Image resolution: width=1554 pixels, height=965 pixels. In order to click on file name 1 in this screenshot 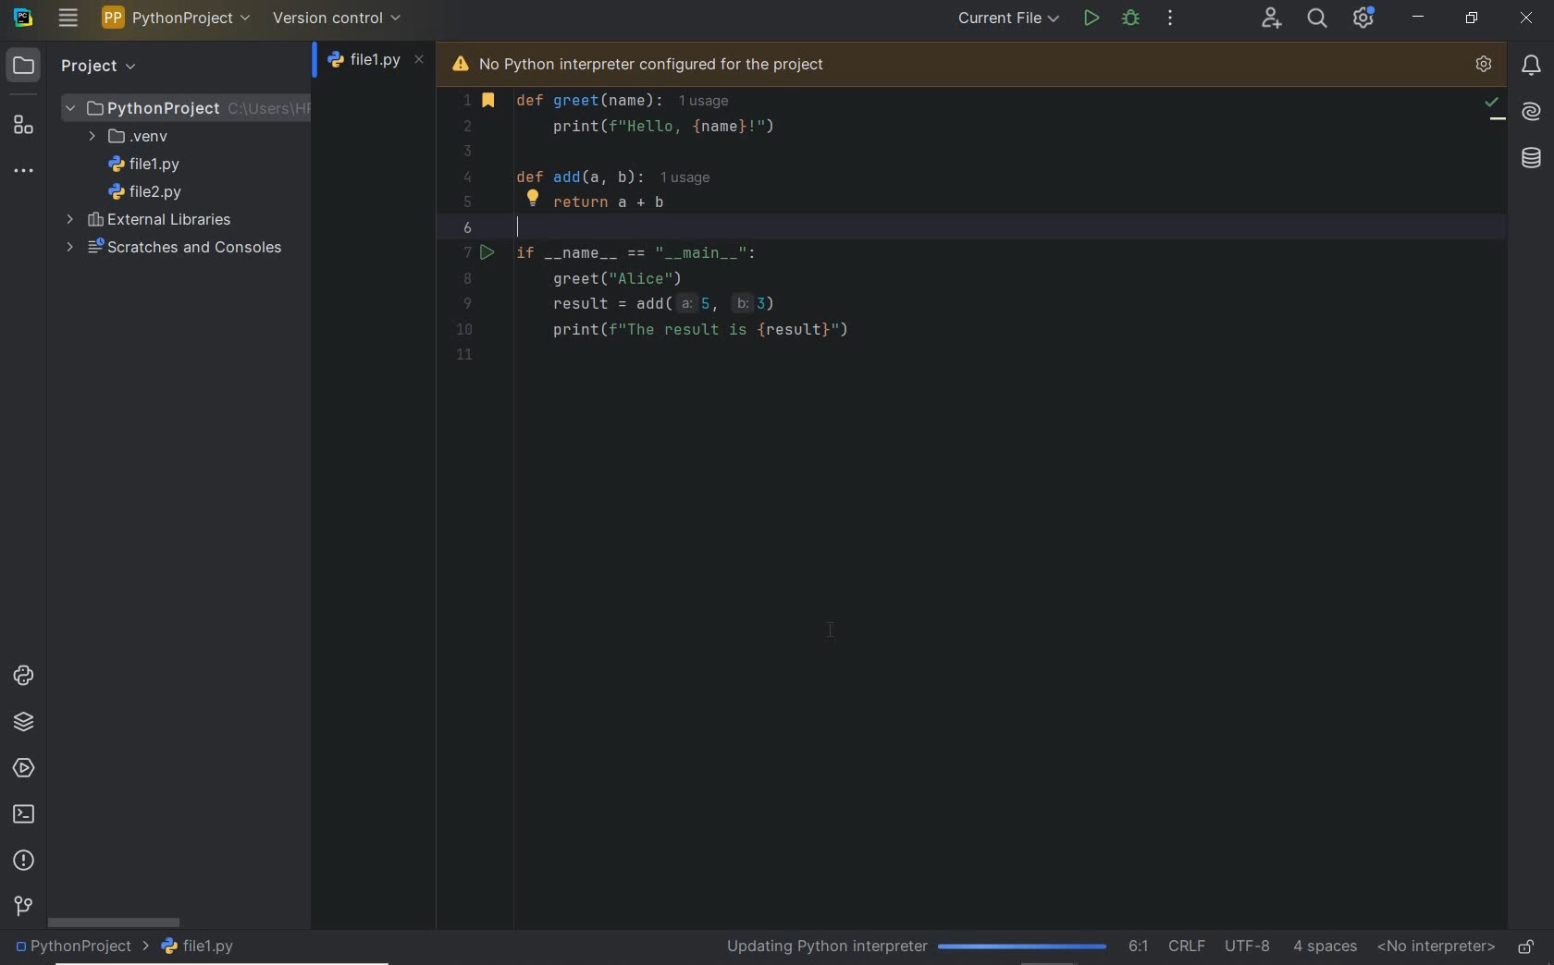, I will do `click(150, 137)`.